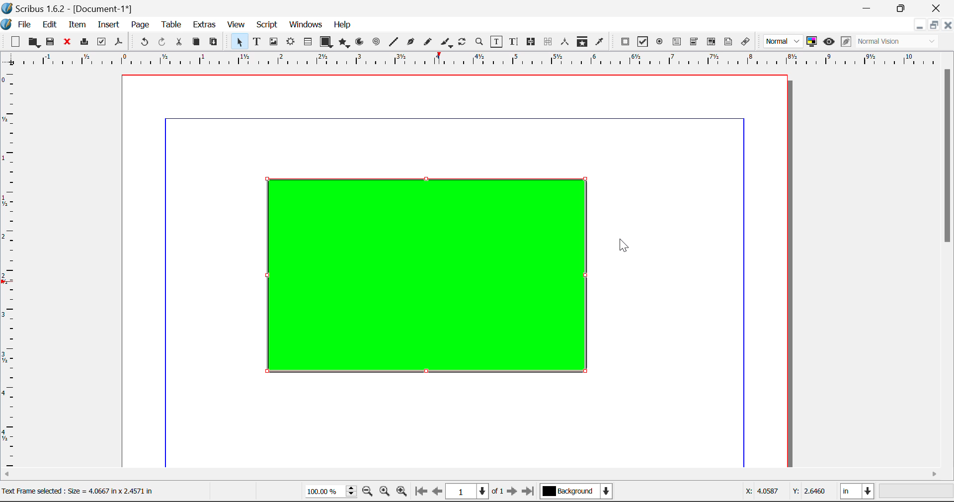 This screenshot has height=502, width=954. What do you see at coordinates (476, 491) in the screenshot?
I see `Page 1 of 1` at bounding box center [476, 491].